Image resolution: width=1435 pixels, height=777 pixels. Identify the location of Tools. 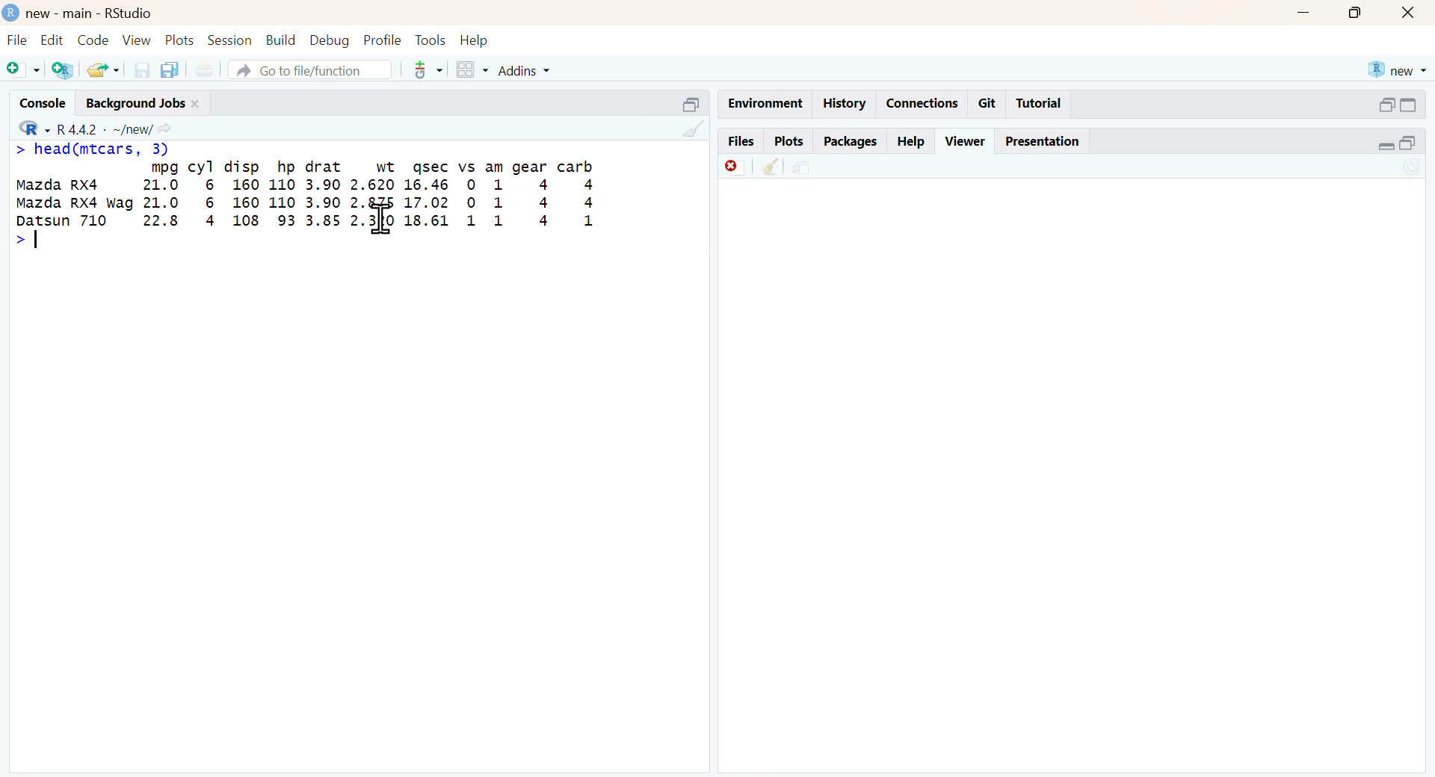
(428, 38).